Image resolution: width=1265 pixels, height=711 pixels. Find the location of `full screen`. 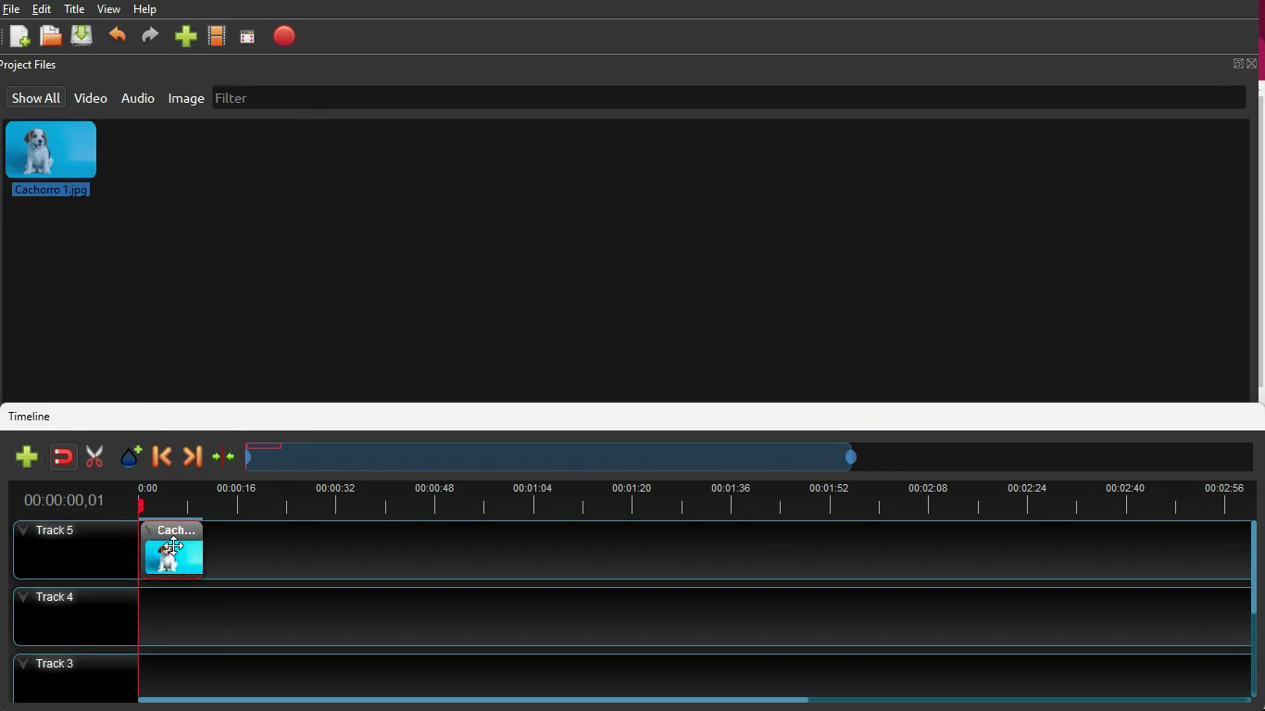

full screen is located at coordinates (1243, 64).